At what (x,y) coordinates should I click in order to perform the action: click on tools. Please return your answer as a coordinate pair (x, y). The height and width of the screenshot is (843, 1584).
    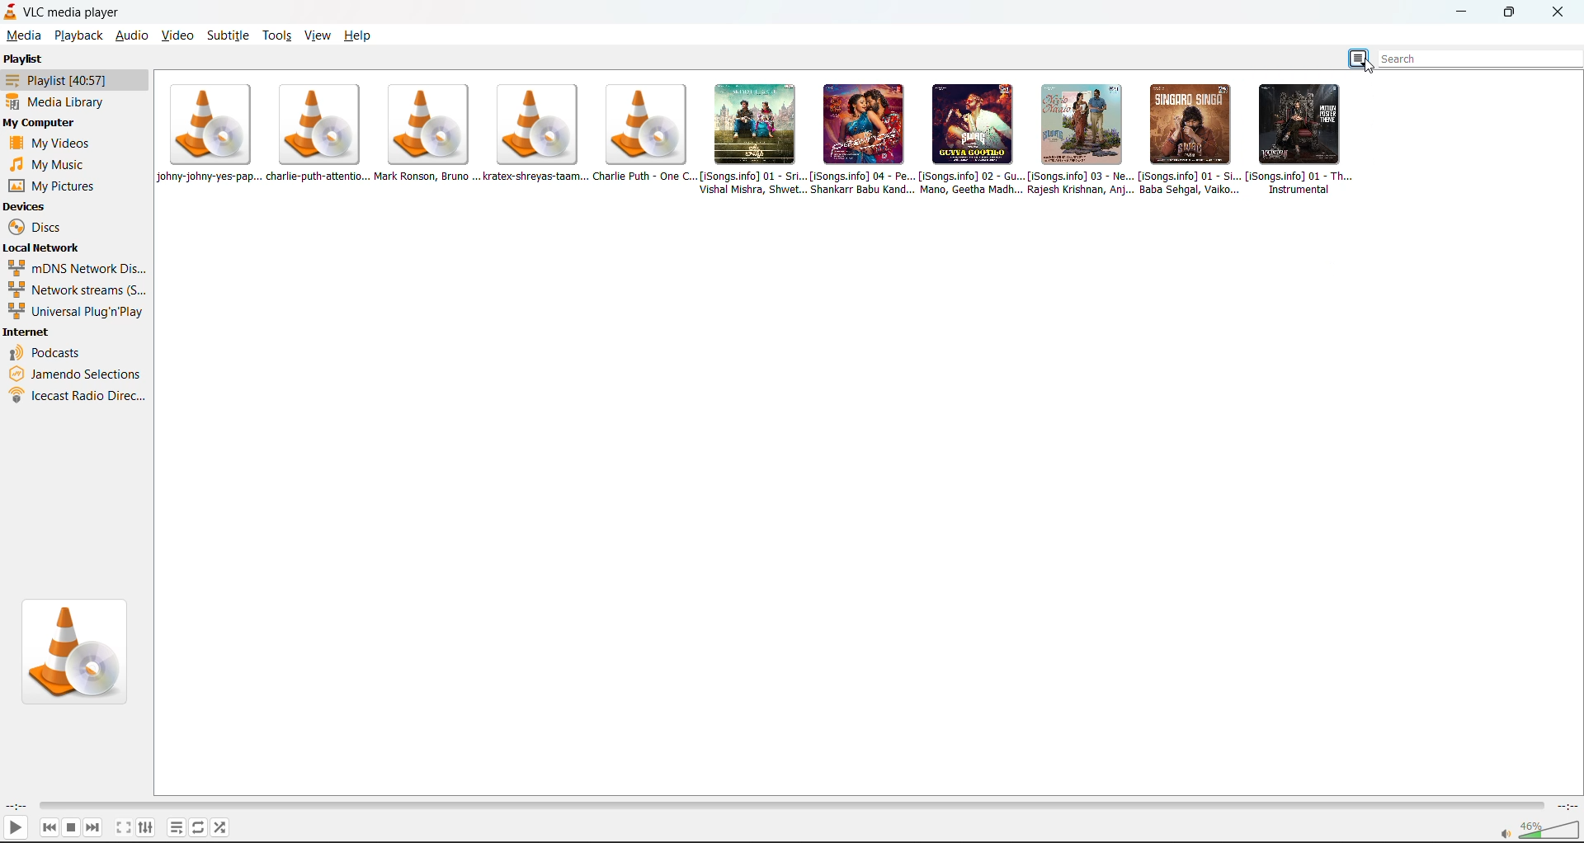
    Looking at the image, I should click on (277, 37).